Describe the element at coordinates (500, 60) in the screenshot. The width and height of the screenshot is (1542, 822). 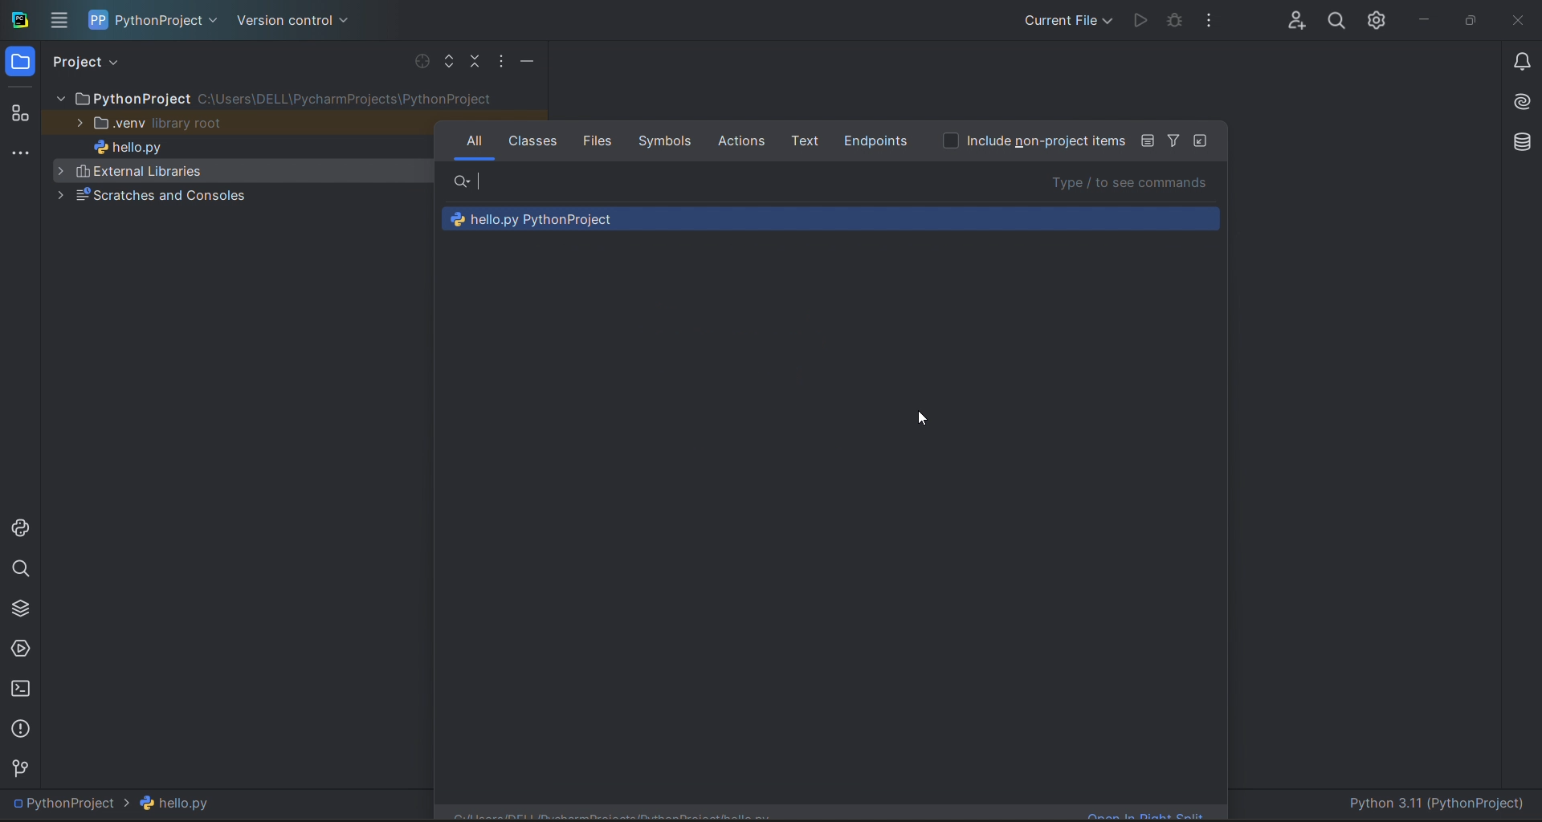
I see `options` at that location.